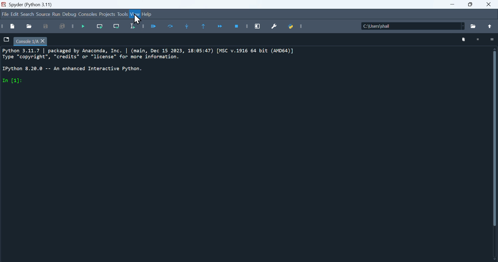  I want to click on file, so click(6, 40).